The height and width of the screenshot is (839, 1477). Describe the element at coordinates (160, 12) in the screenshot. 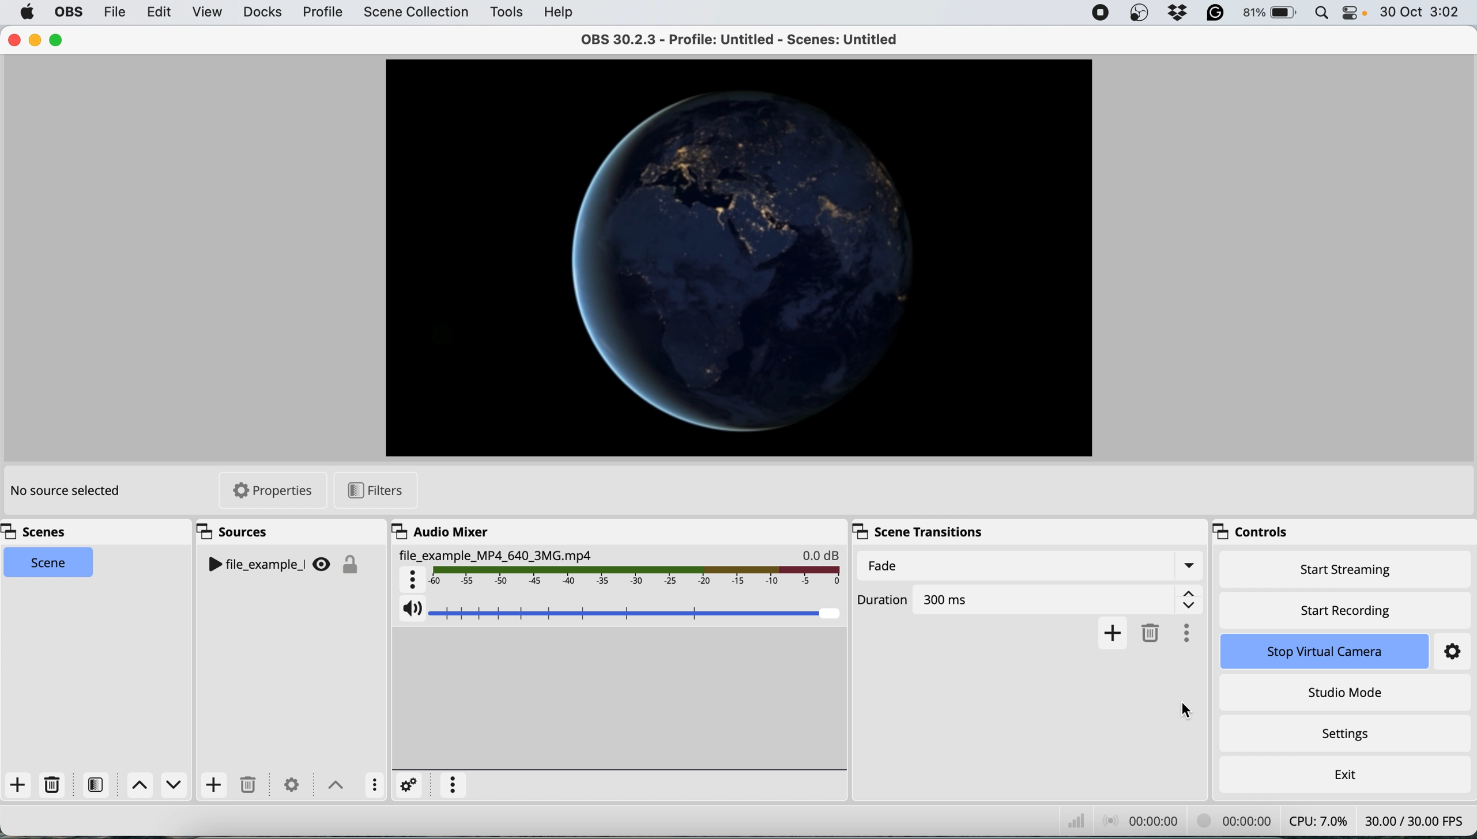

I see `edit` at that location.